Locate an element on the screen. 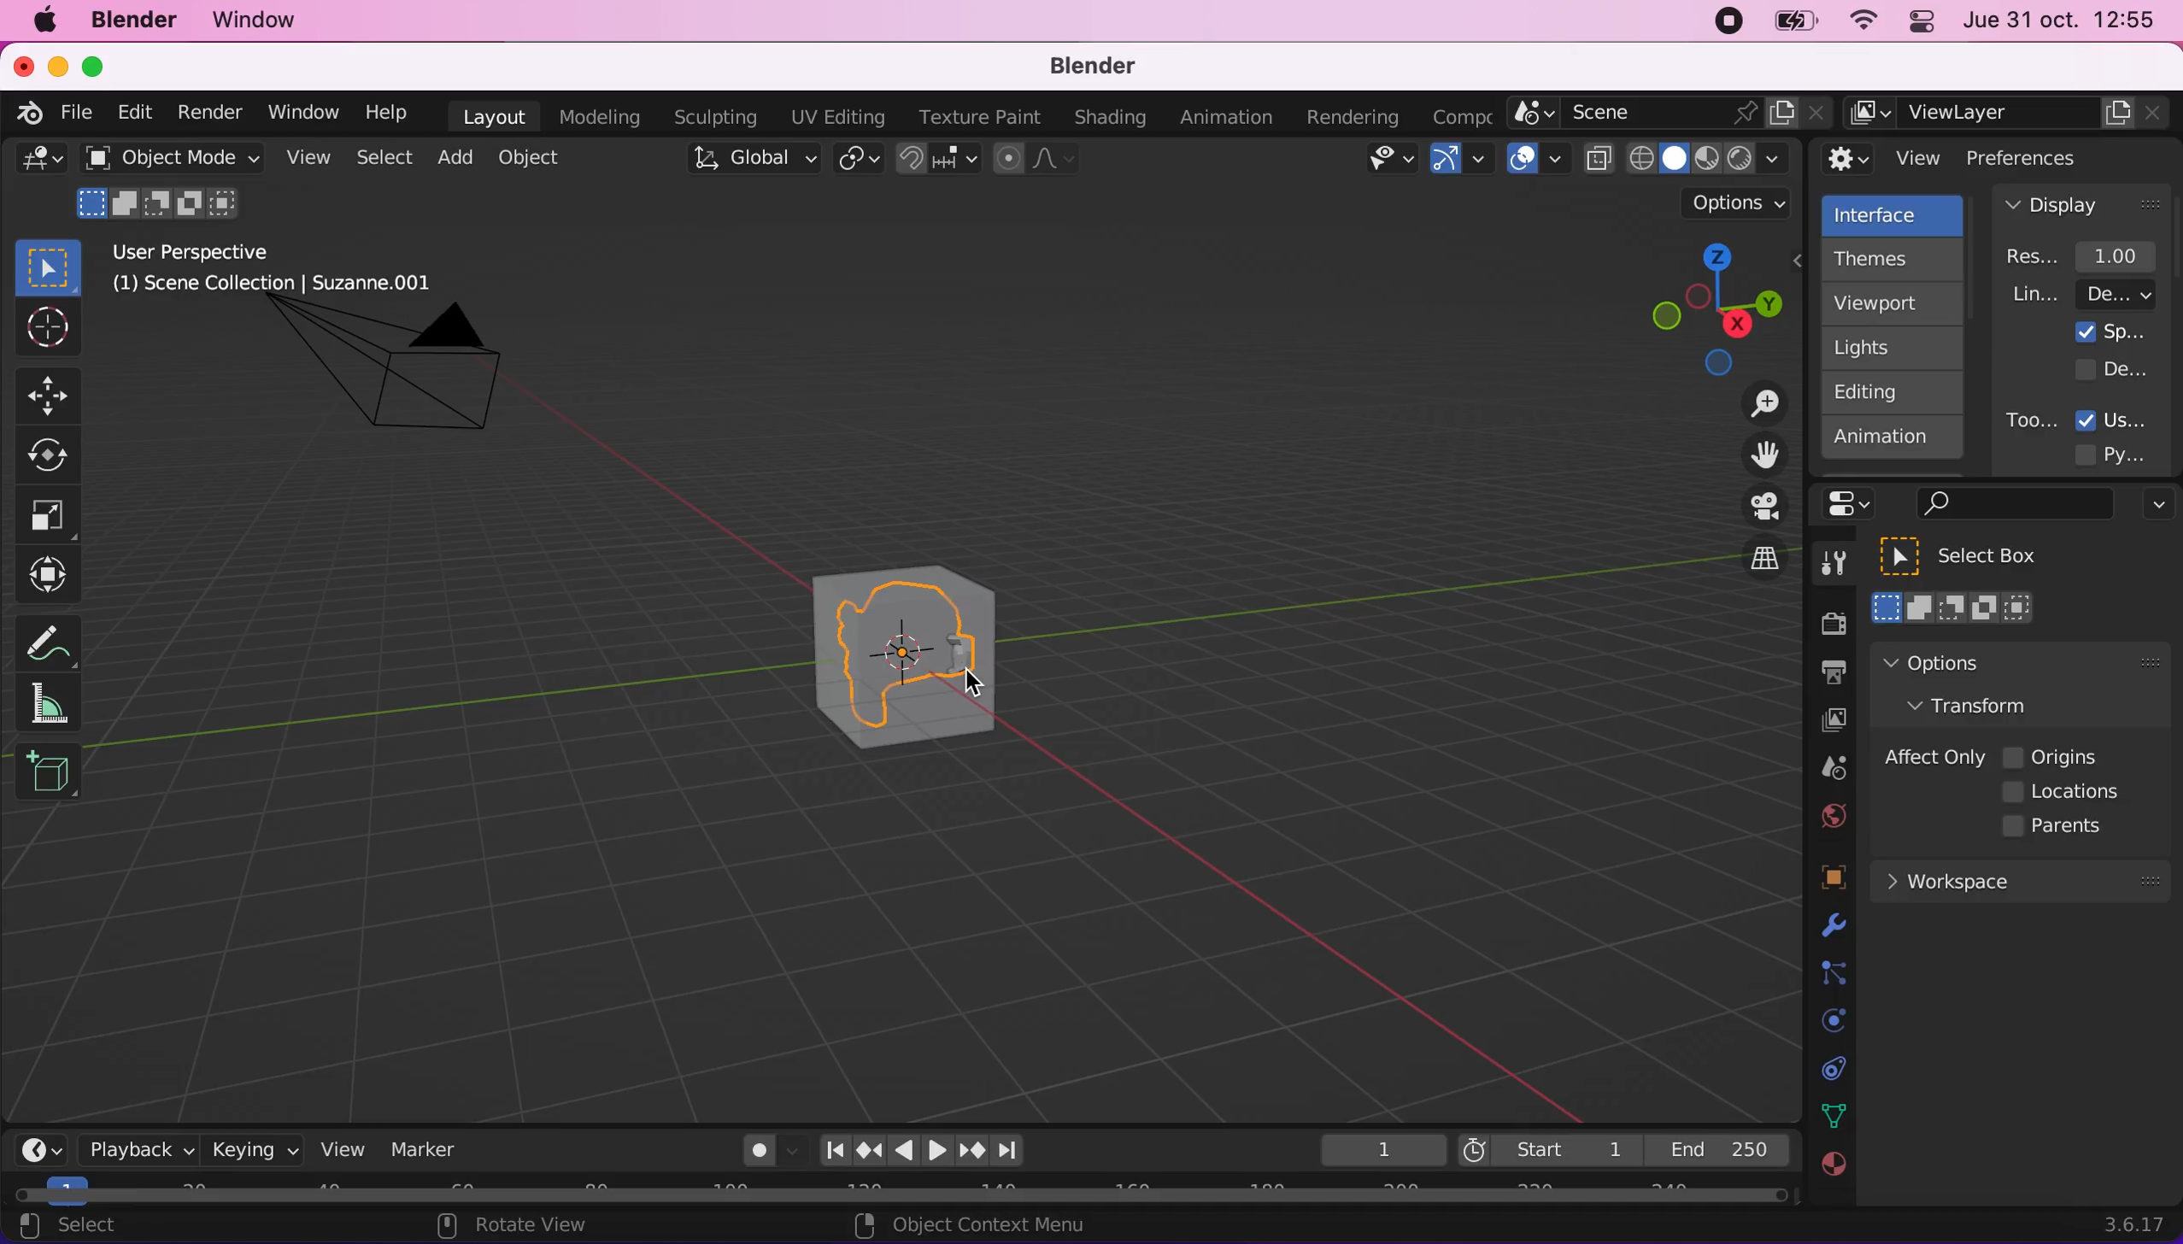  physics is located at coordinates (1829, 927).